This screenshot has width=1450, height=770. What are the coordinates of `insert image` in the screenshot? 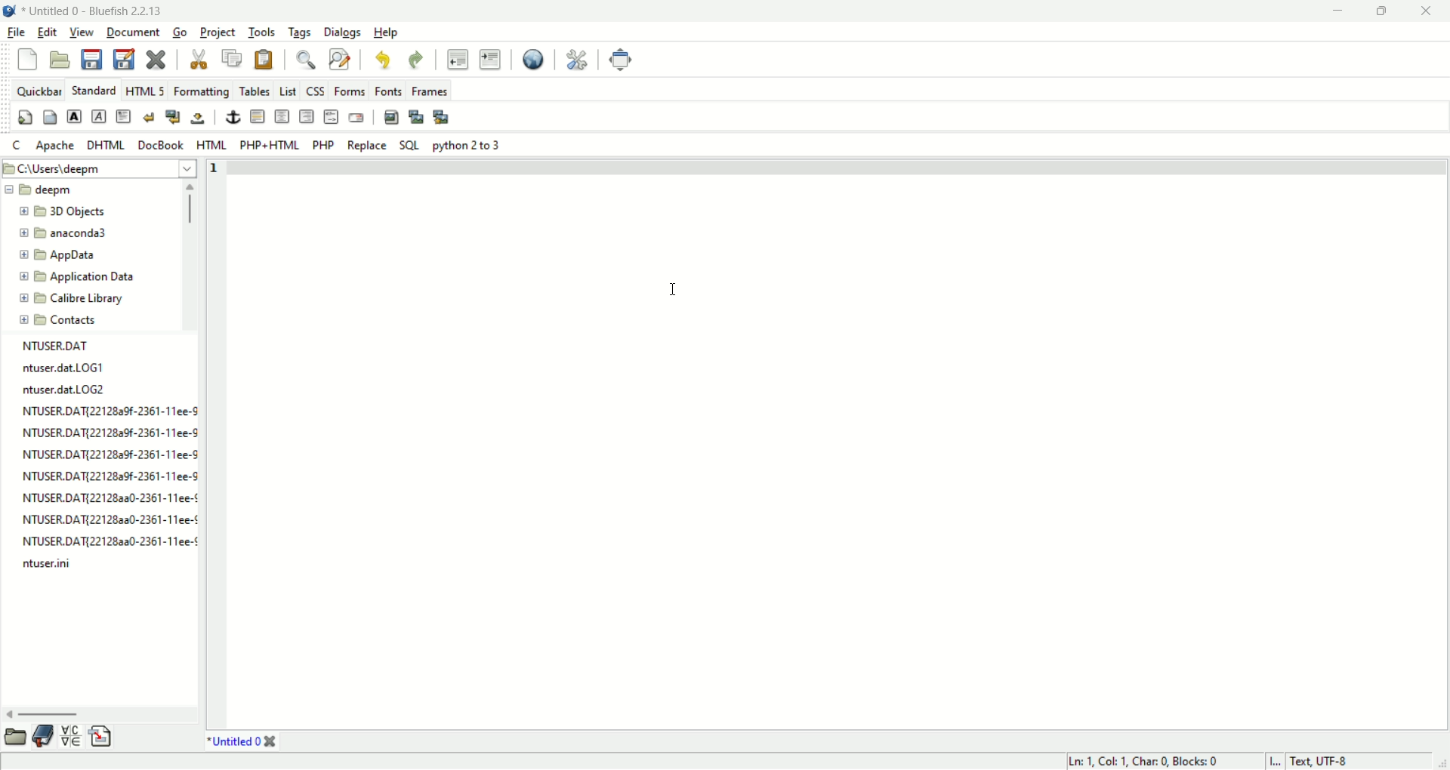 It's located at (390, 117).